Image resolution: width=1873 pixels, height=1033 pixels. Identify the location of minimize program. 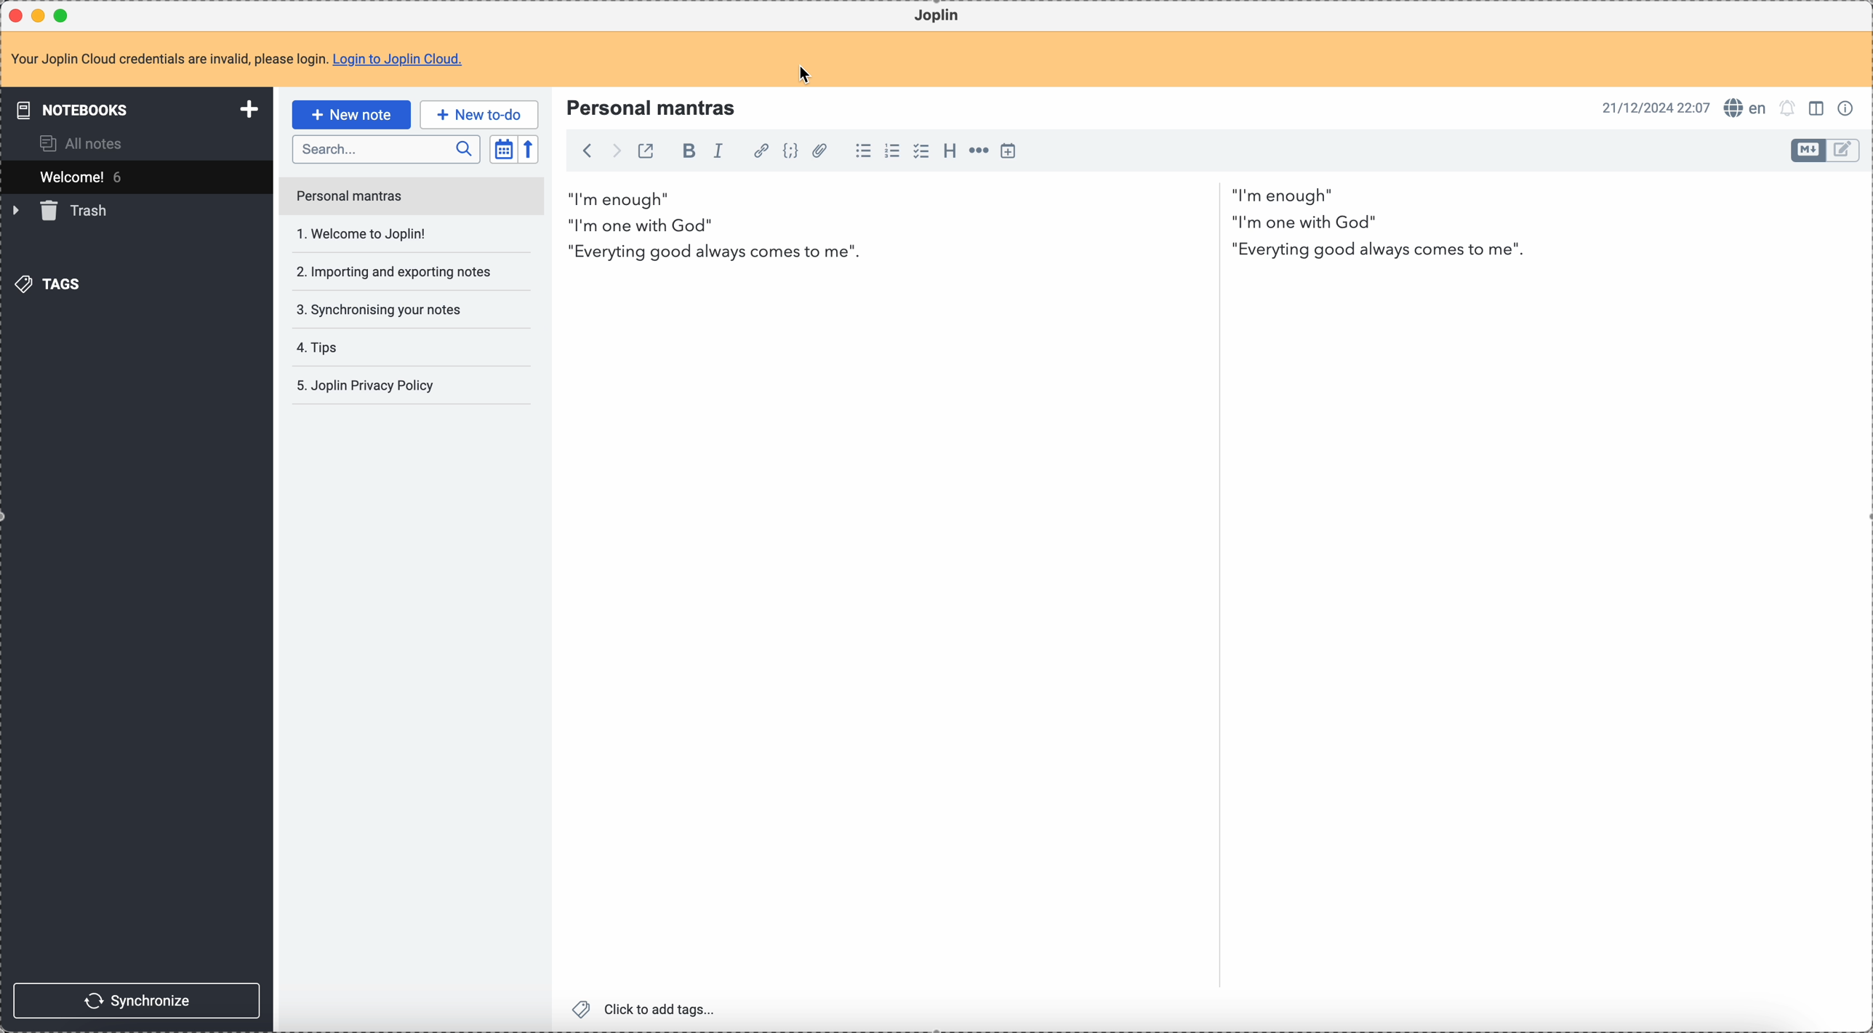
(41, 16).